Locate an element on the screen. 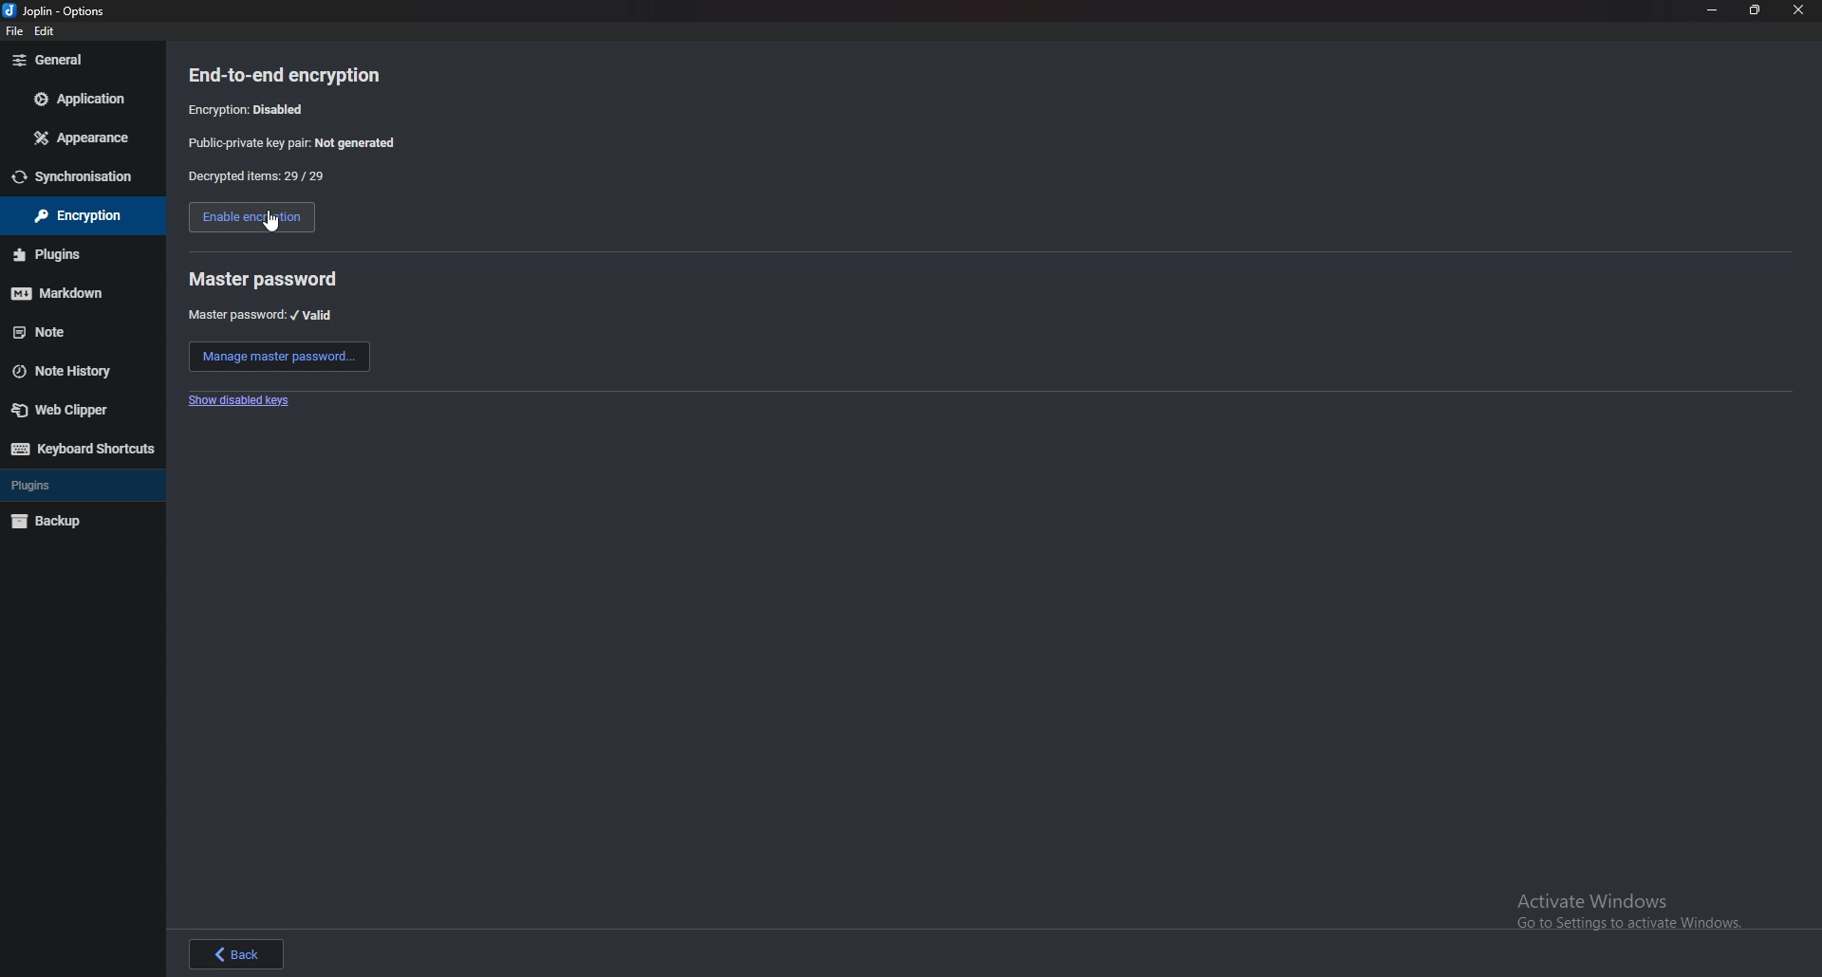 The height and width of the screenshot is (977, 1822).  is located at coordinates (56, 296).